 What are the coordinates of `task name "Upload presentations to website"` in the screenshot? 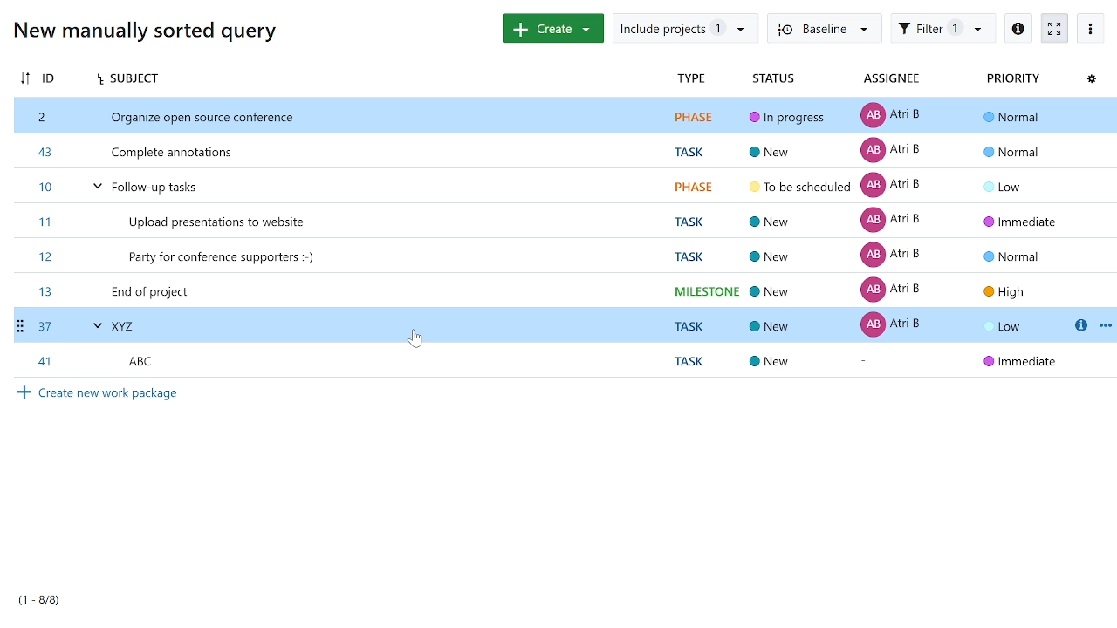 It's located at (562, 219).